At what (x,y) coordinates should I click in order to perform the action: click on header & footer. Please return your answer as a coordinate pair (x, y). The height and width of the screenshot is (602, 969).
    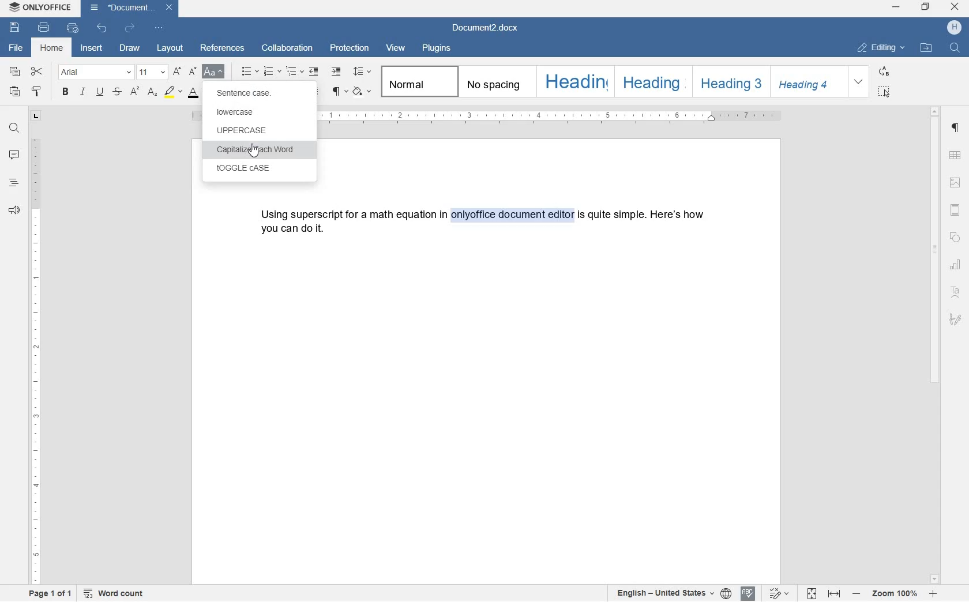
    Looking at the image, I should click on (957, 210).